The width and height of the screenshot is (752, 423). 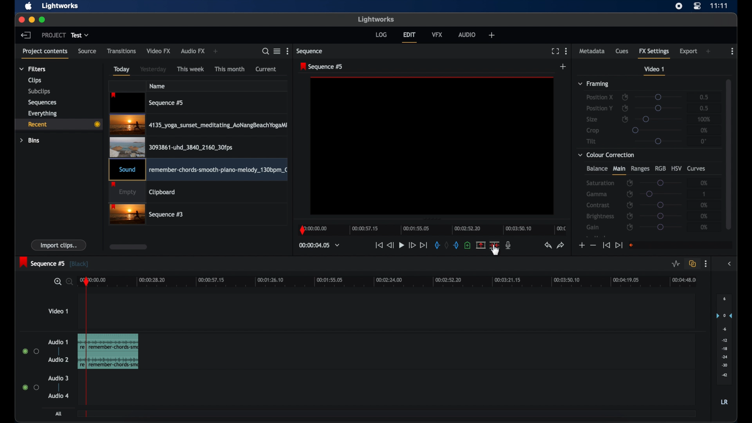 What do you see at coordinates (629, 205) in the screenshot?
I see `enable/disable keyframes` at bounding box center [629, 205].